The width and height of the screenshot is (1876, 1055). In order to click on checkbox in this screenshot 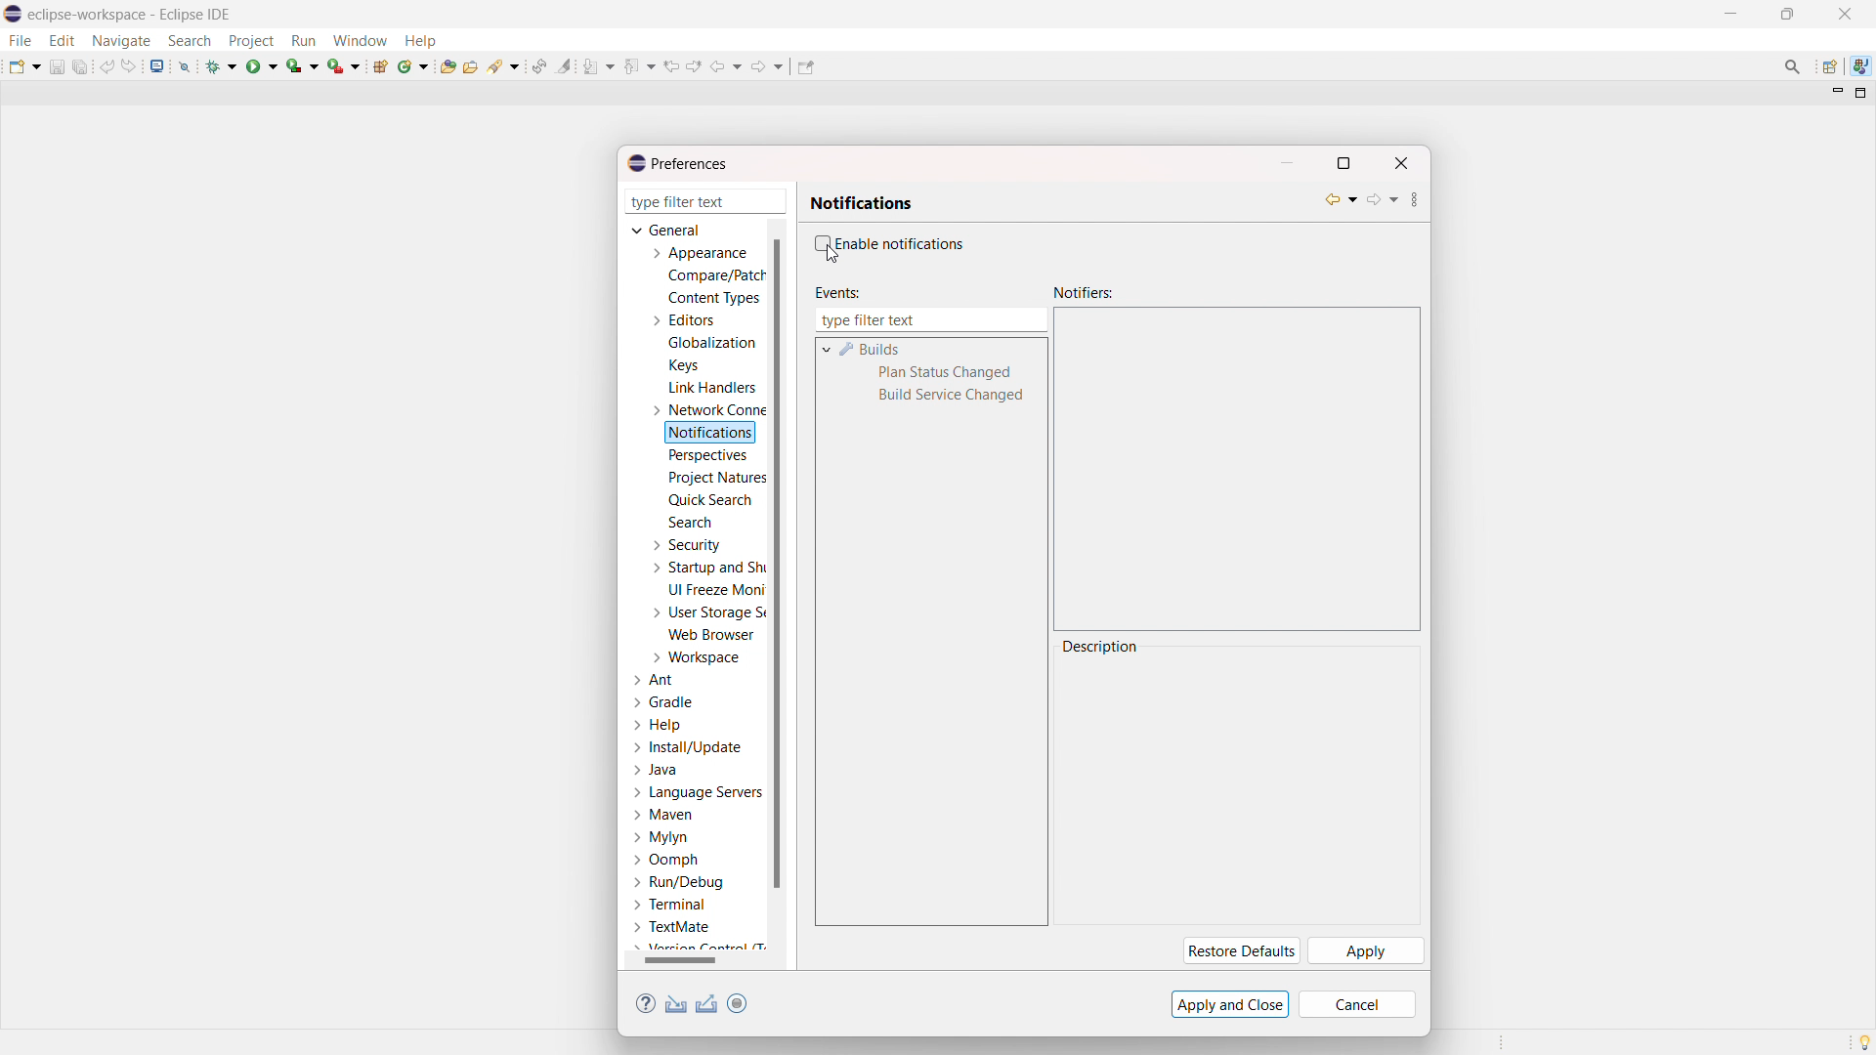, I will do `click(820, 243)`.